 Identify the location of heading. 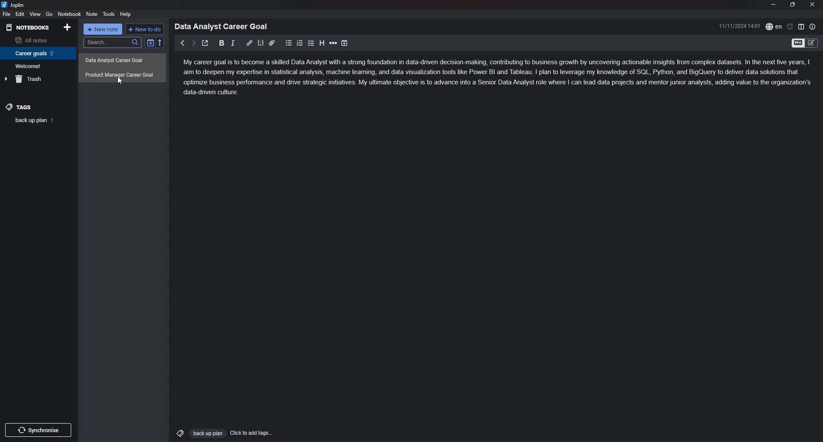
(322, 43).